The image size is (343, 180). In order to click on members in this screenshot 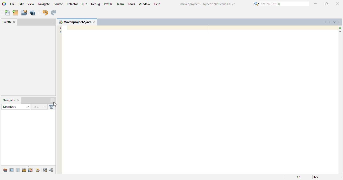, I will do `click(16, 107)`.